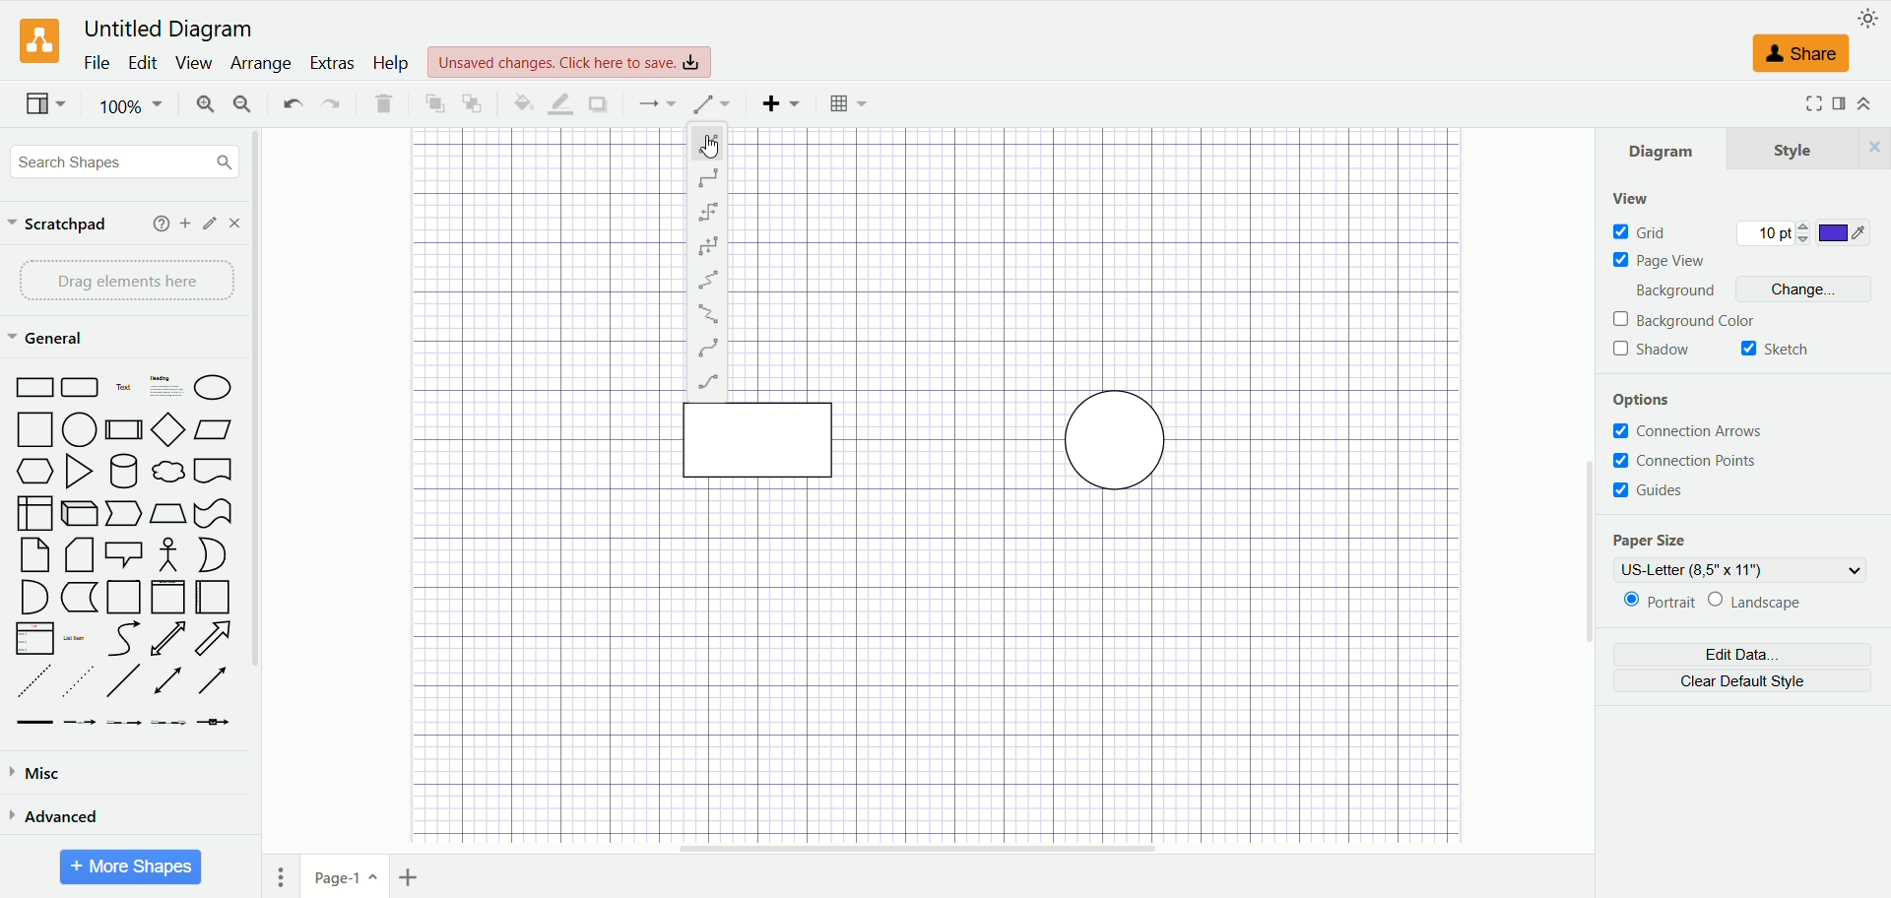 Image resolution: width=1891 pixels, height=898 pixels. I want to click on logo, so click(37, 41).